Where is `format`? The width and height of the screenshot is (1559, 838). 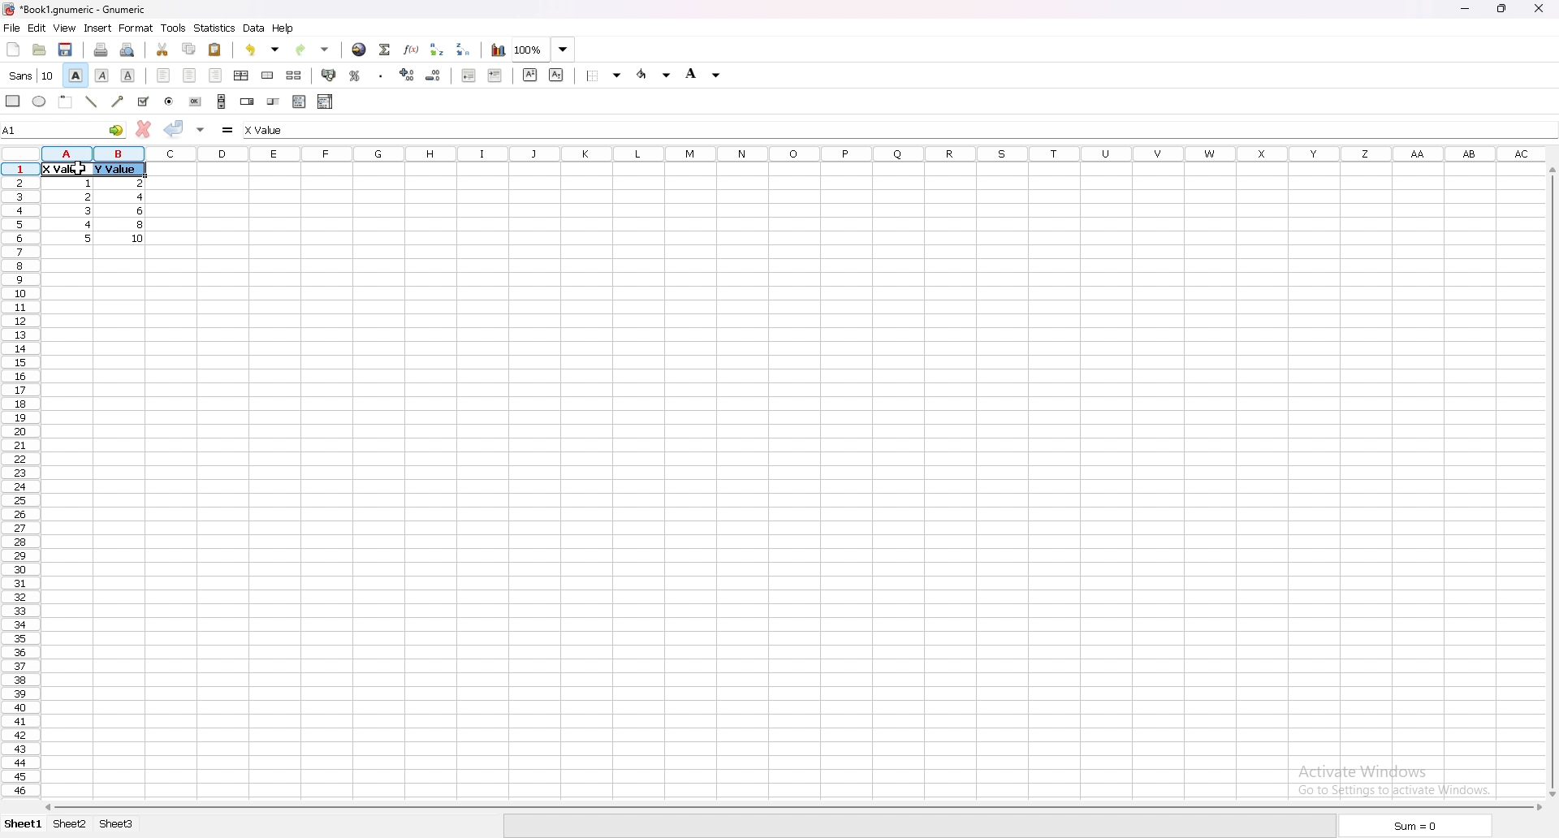 format is located at coordinates (136, 28).